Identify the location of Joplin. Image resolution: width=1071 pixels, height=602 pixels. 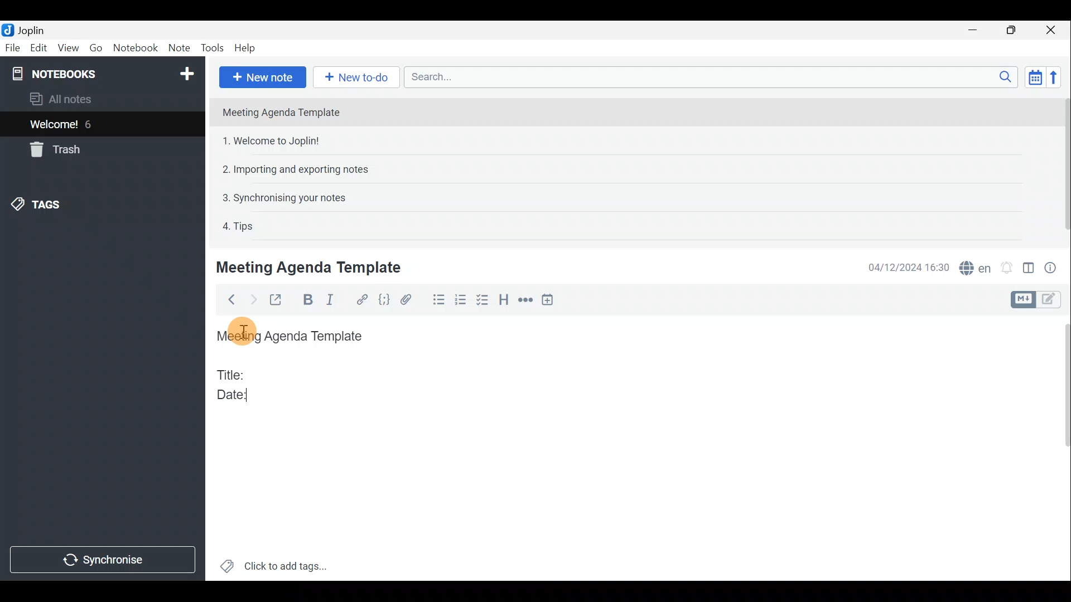
(31, 30).